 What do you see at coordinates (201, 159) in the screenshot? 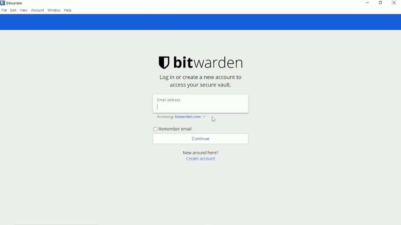
I see `Create account` at bounding box center [201, 159].